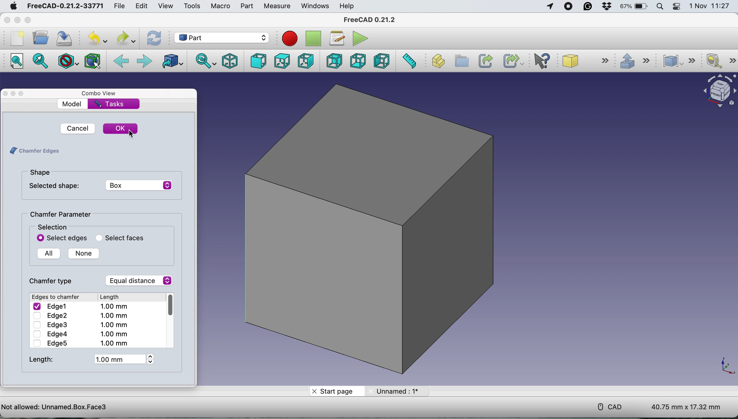 Image resolution: width=738 pixels, height=419 pixels. I want to click on cursor, so click(132, 134).